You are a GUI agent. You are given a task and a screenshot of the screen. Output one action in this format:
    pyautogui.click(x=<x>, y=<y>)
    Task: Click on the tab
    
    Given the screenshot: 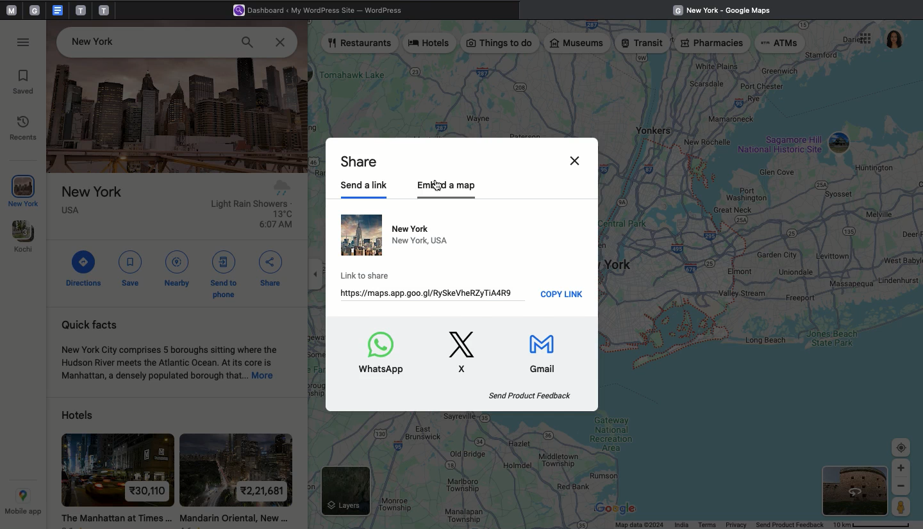 What is the action you would take?
    pyautogui.click(x=37, y=10)
    